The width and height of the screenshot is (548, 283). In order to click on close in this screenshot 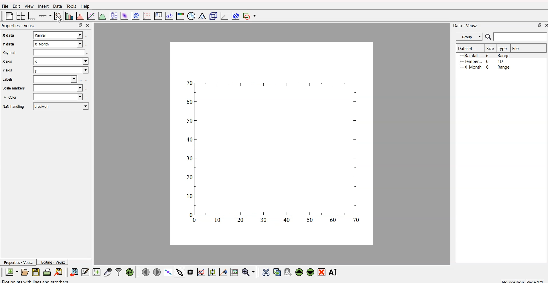, I will do `click(88, 25)`.